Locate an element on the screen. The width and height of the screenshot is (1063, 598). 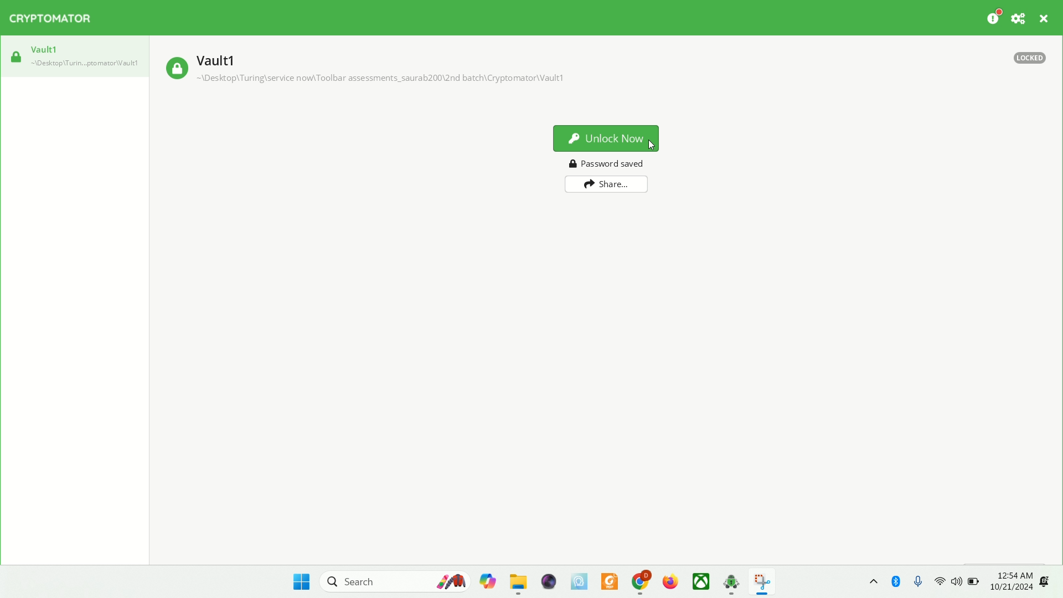
MSI center Pro is located at coordinates (579, 581).